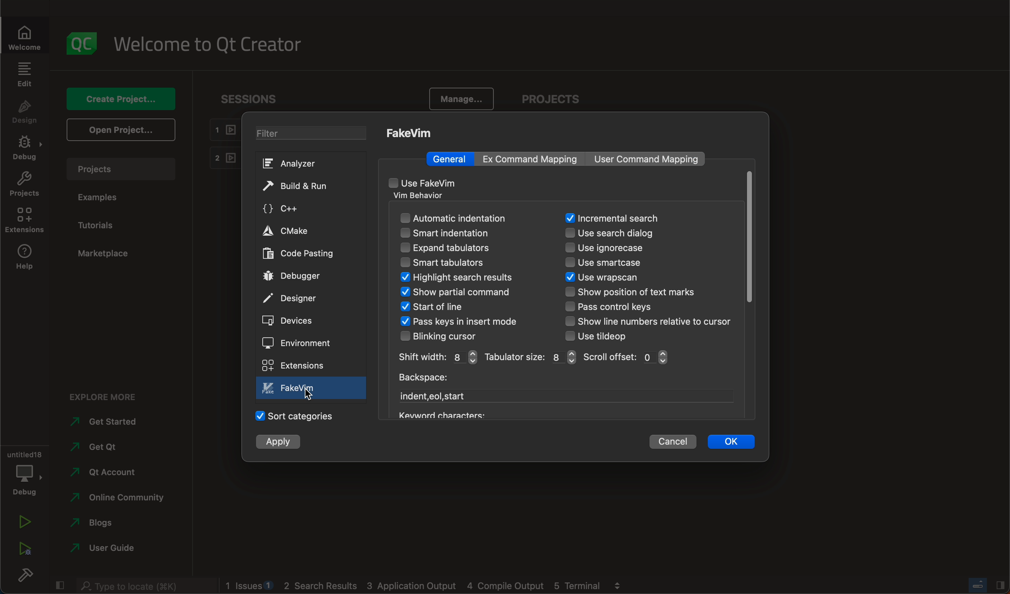 This screenshot has width=1010, height=594. Describe the element at coordinates (111, 448) in the screenshot. I see `qt` at that location.